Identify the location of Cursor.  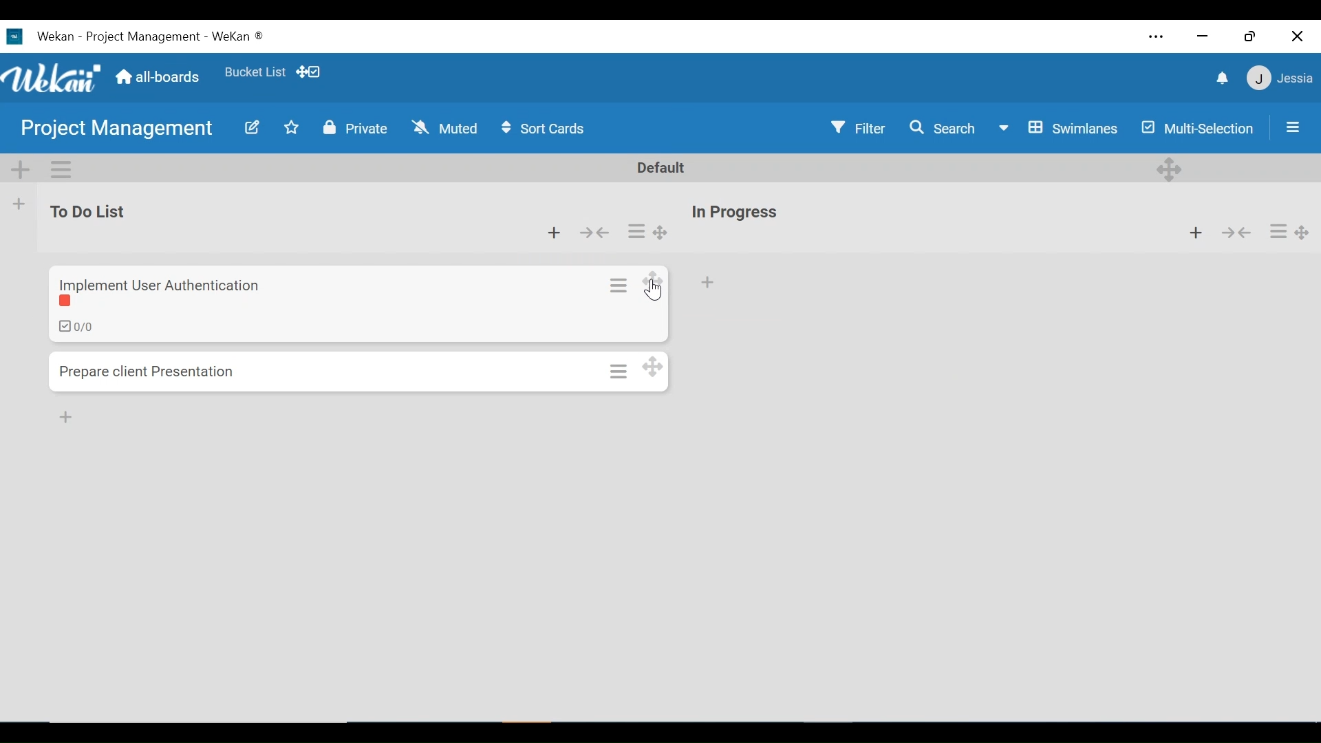
(653, 293).